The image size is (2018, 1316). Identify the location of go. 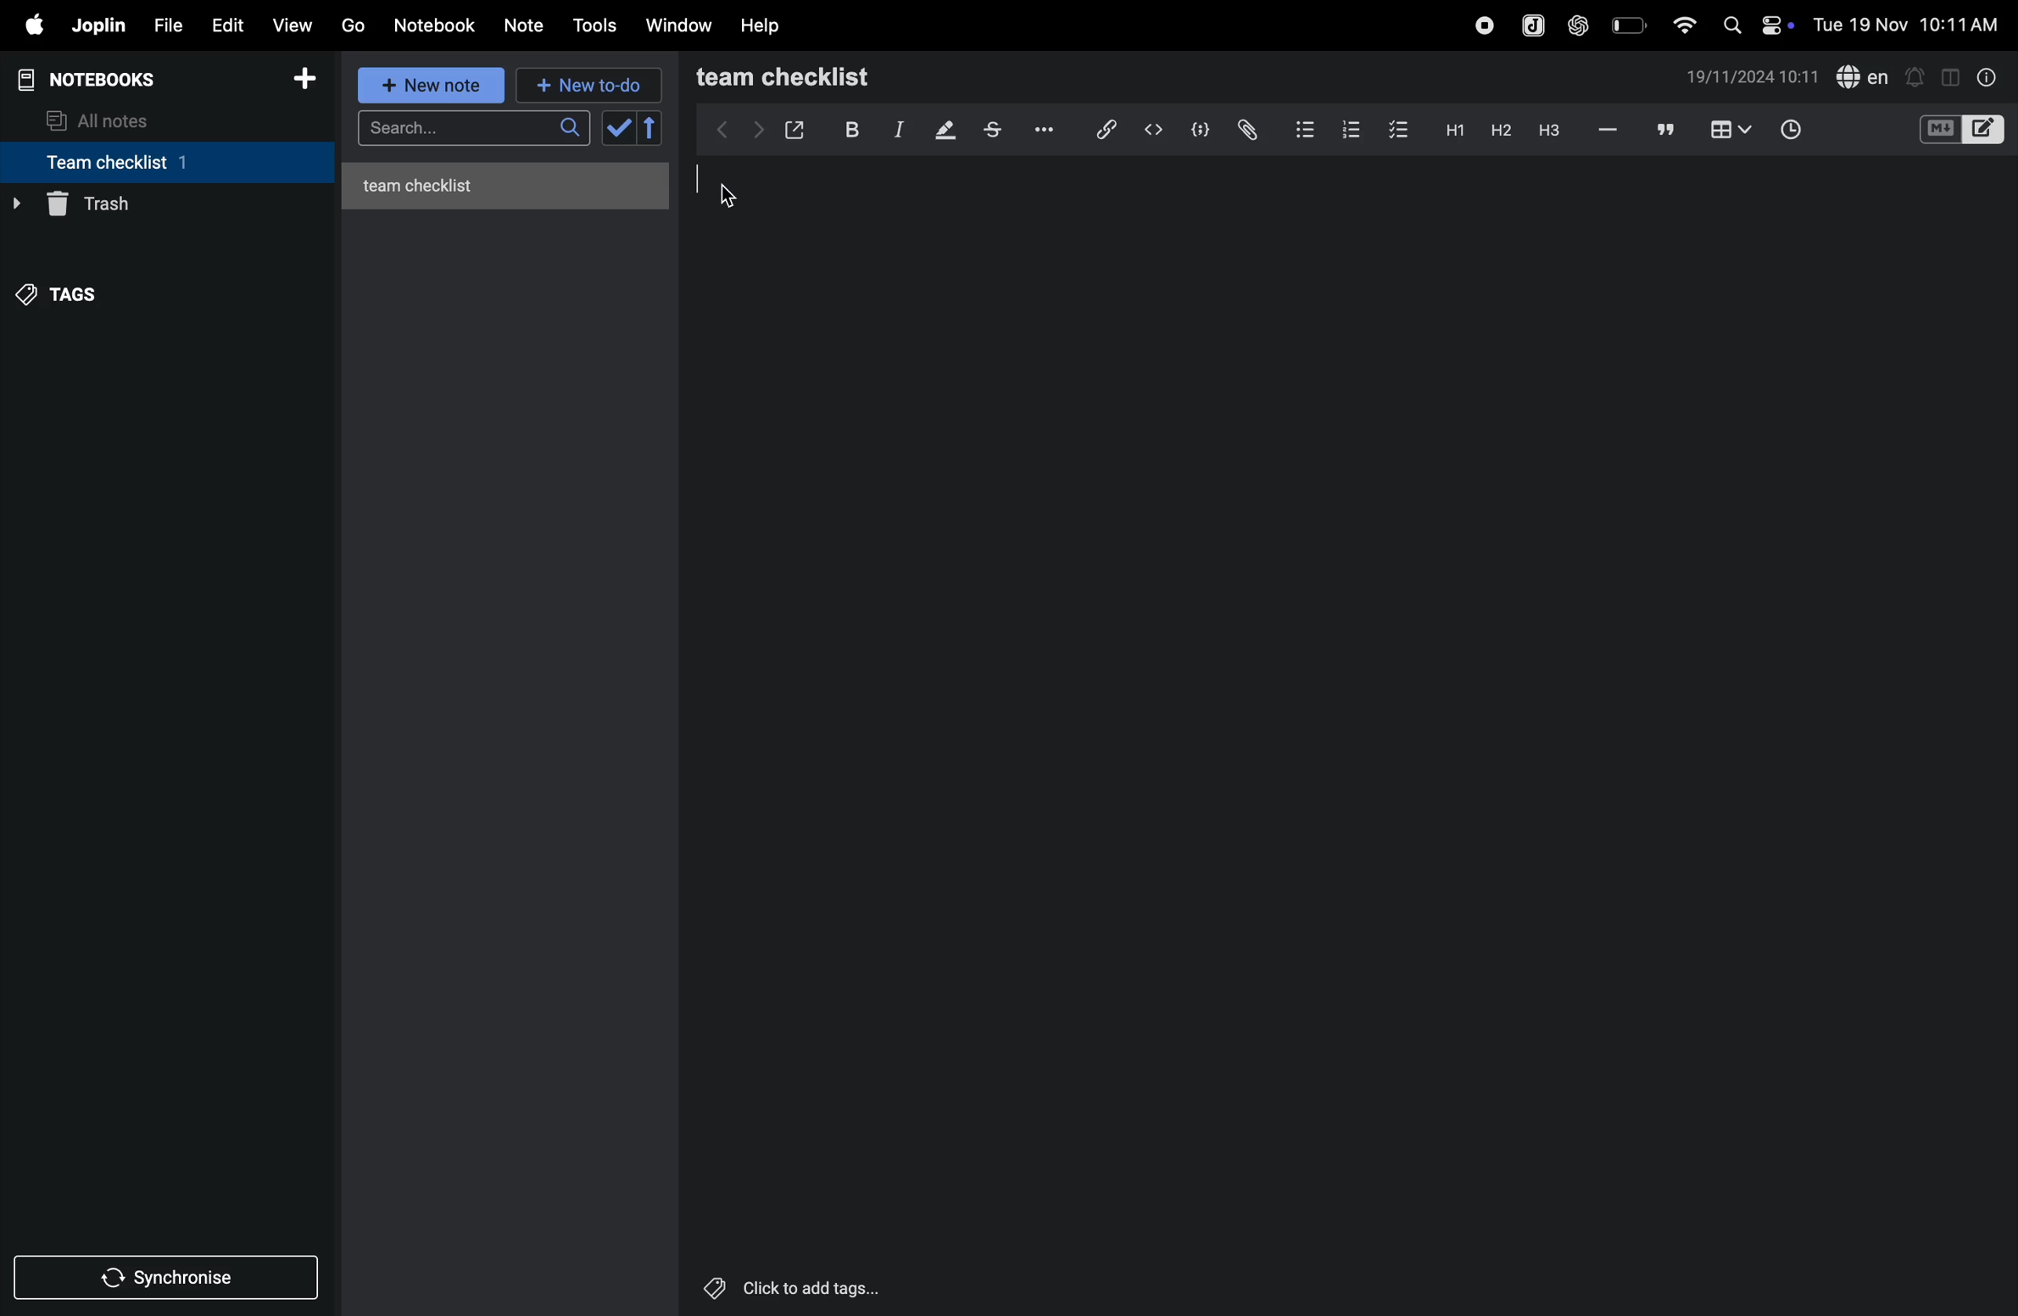
(353, 26).